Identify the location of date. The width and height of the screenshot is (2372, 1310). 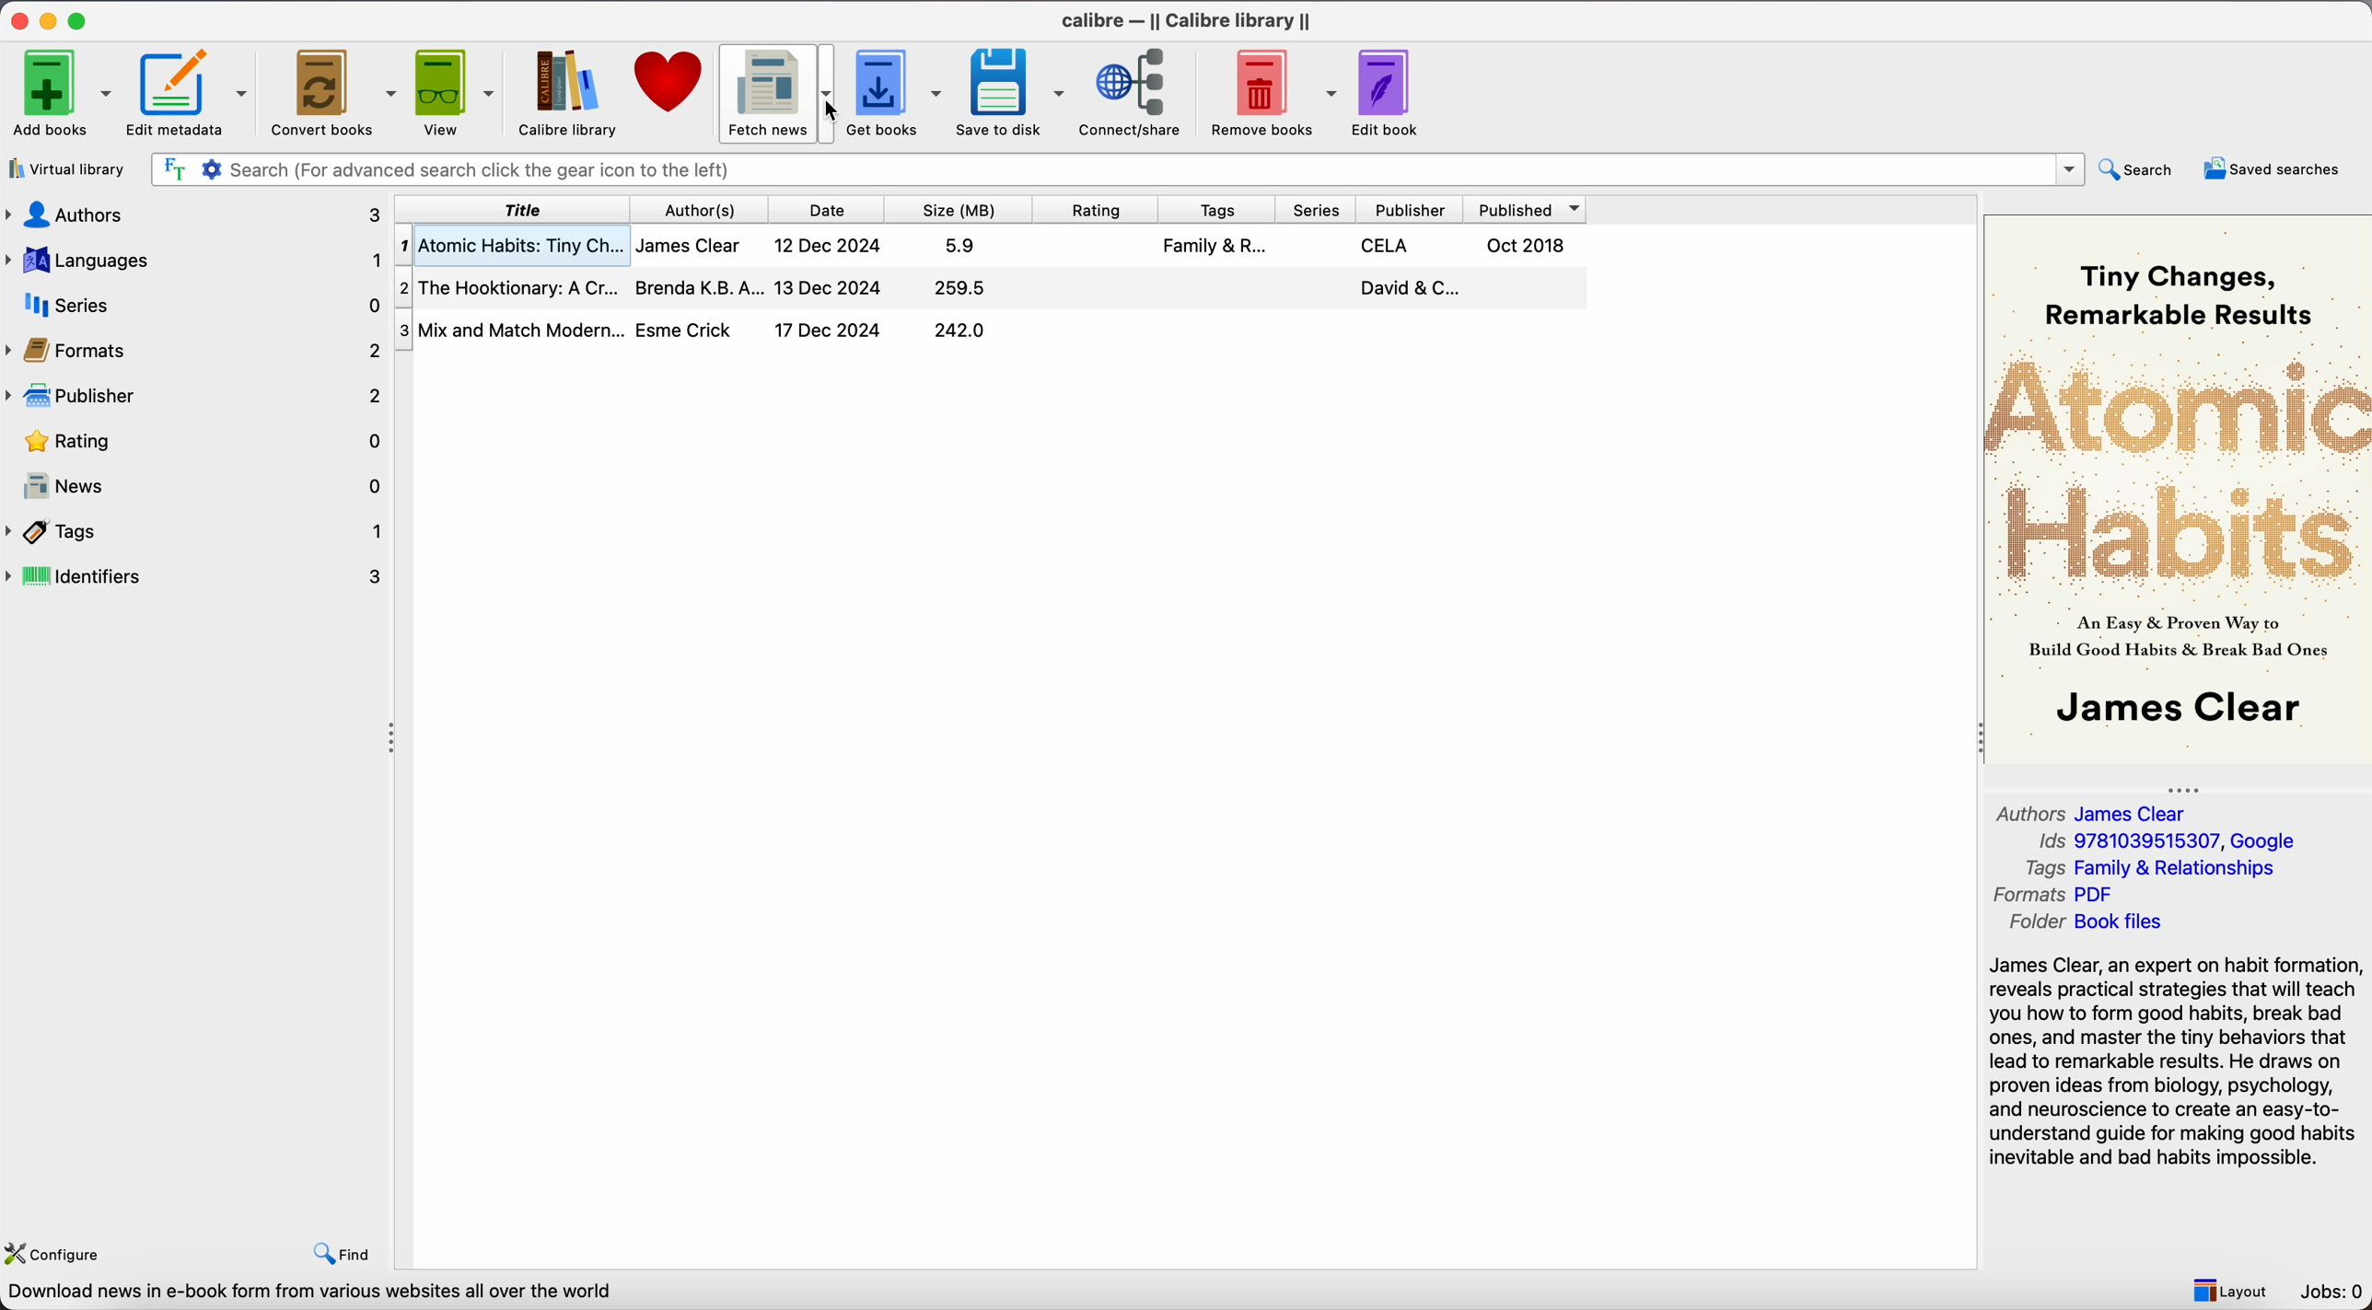
(836, 209).